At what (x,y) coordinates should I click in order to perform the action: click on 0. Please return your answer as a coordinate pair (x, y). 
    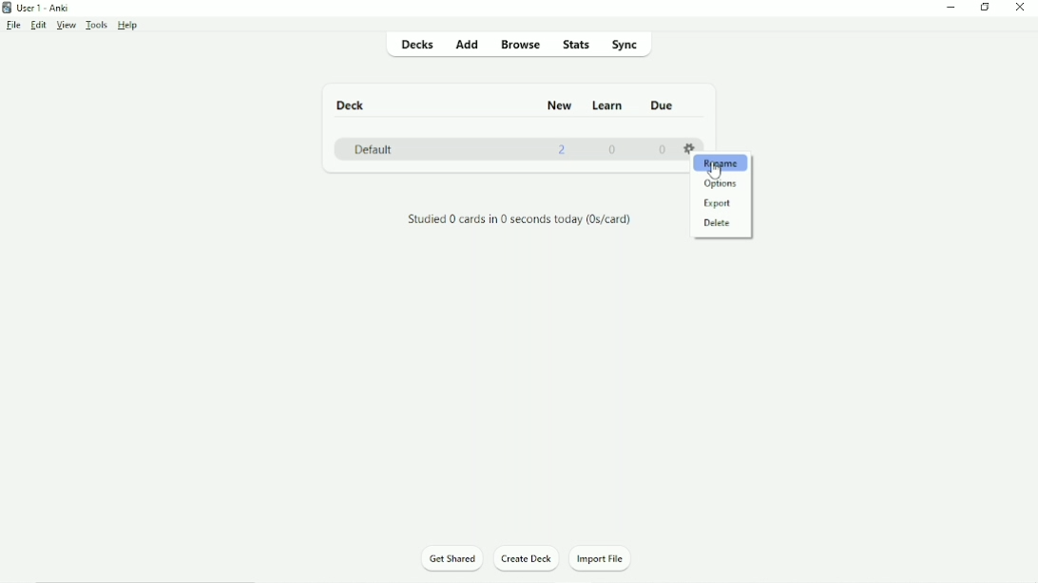
    Looking at the image, I should click on (614, 150).